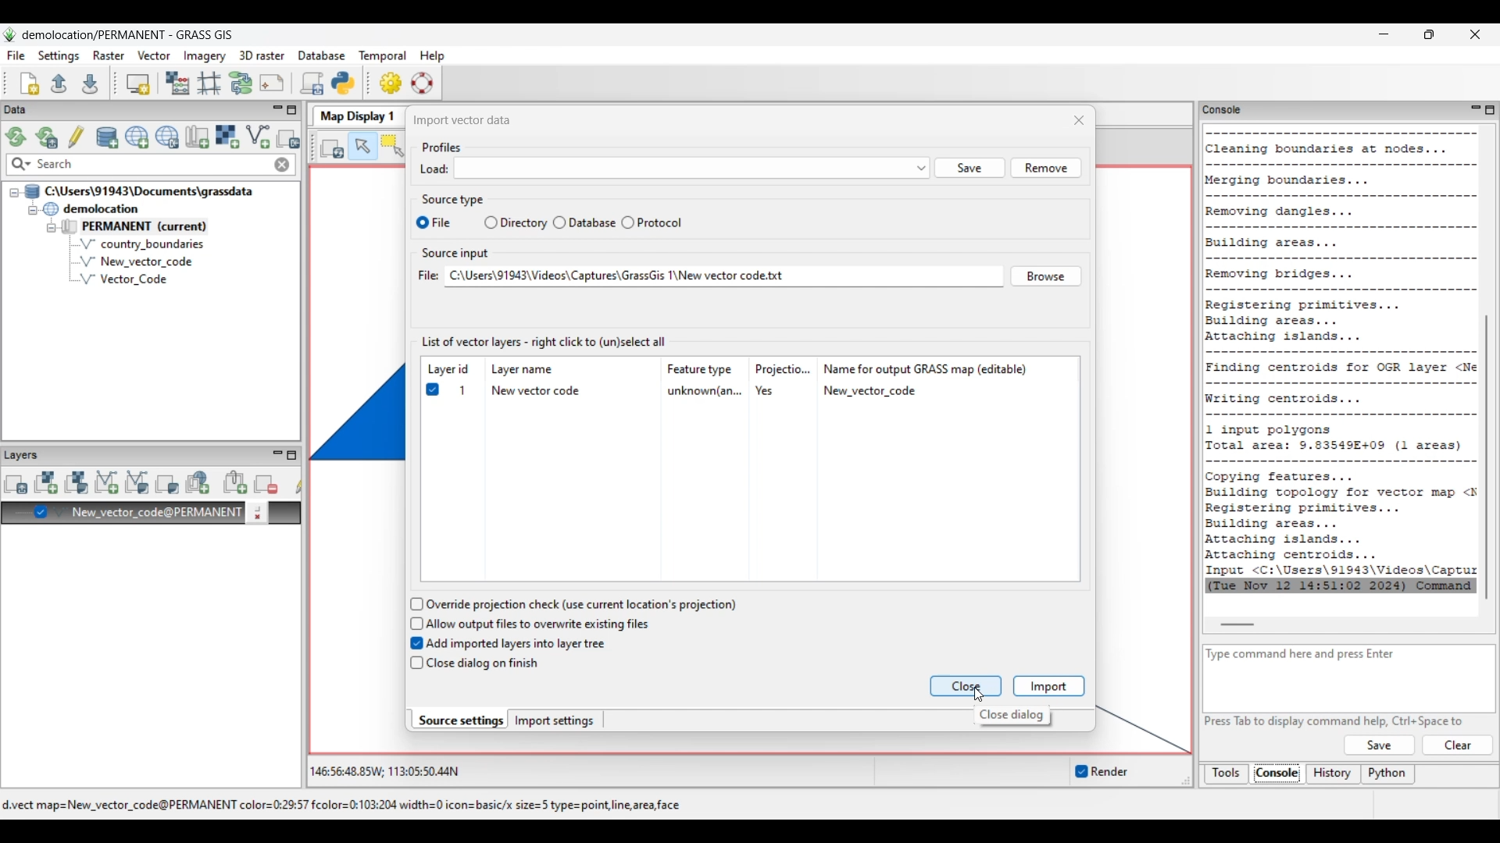  Describe the element at coordinates (137, 482) in the screenshot. I see `Add various vector map layers` at that location.